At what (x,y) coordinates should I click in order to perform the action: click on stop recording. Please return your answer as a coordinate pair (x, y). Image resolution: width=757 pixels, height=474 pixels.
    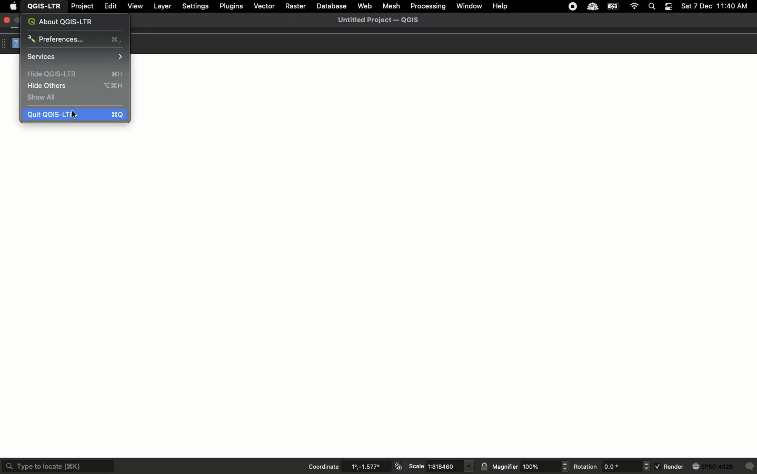
    Looking at the image, I should click on (573, 9).